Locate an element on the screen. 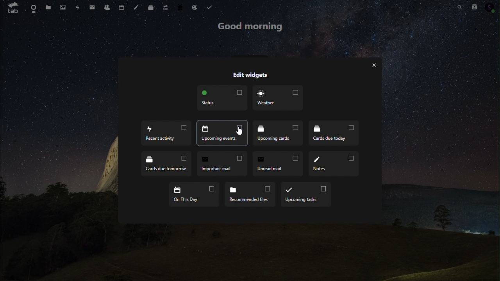 Image resolution: width=500 pixels, height=281 pixels. Recent activity is located at coordinates (165, 133).